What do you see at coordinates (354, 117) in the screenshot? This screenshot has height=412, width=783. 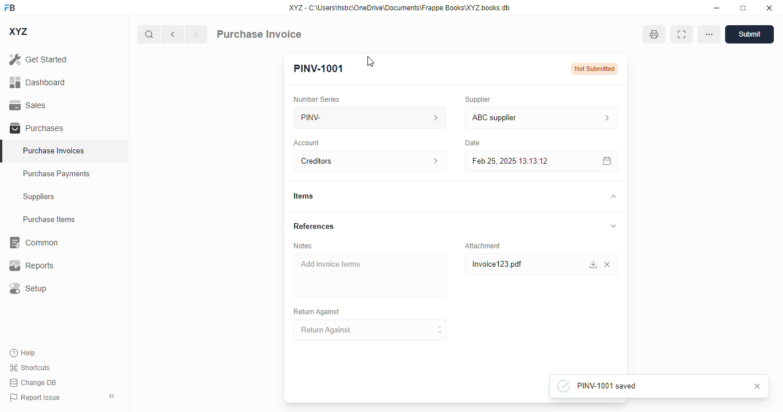 I see `PINV-` at bounding box center [354, 117].